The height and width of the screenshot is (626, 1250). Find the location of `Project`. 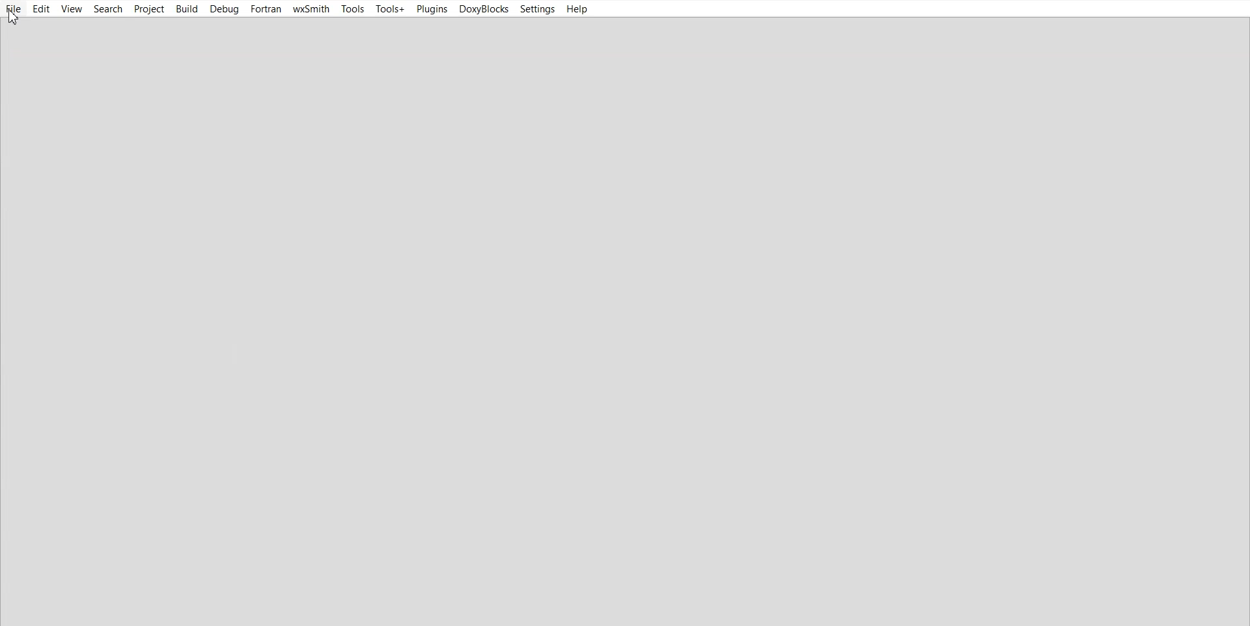

Project is located at coordinates (149, 9).